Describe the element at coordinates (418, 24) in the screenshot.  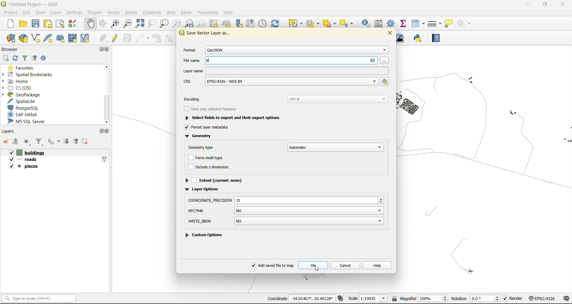
I see `attributes table` at that location.